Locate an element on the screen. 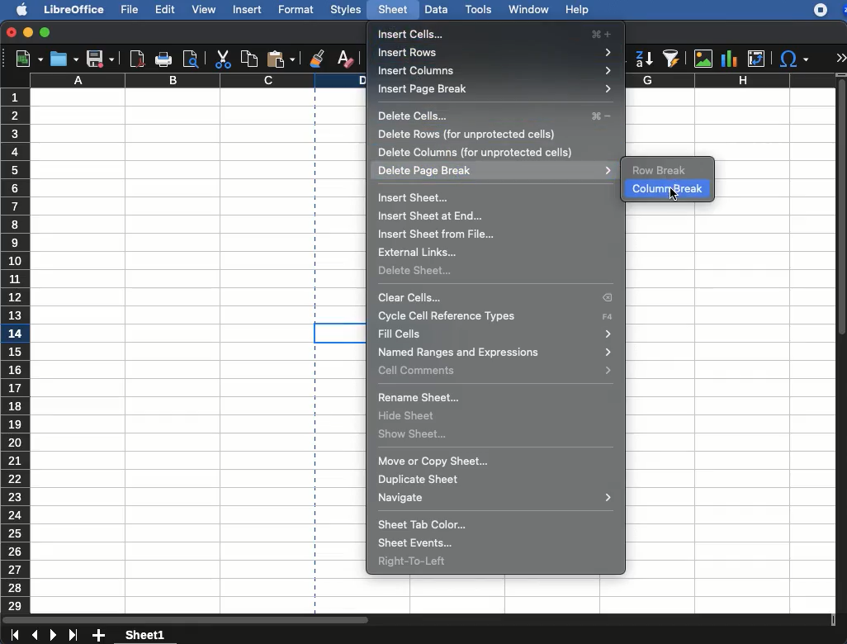 Image resolution: width=847 pixels, height=644 pixels. delete sheet is located at coordinates (417, 271).